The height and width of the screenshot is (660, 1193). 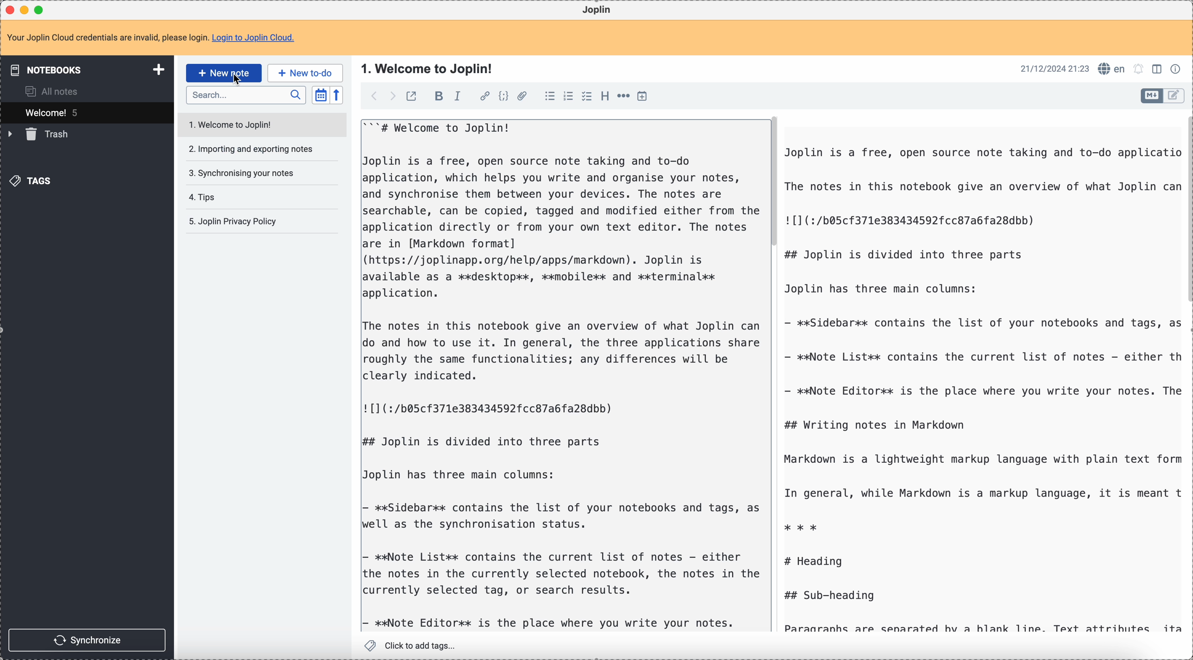 What do you see at coordinates (249, 149) in the screenshot?
I see `importing and exporting your notes` at bounding box center [249, 149].